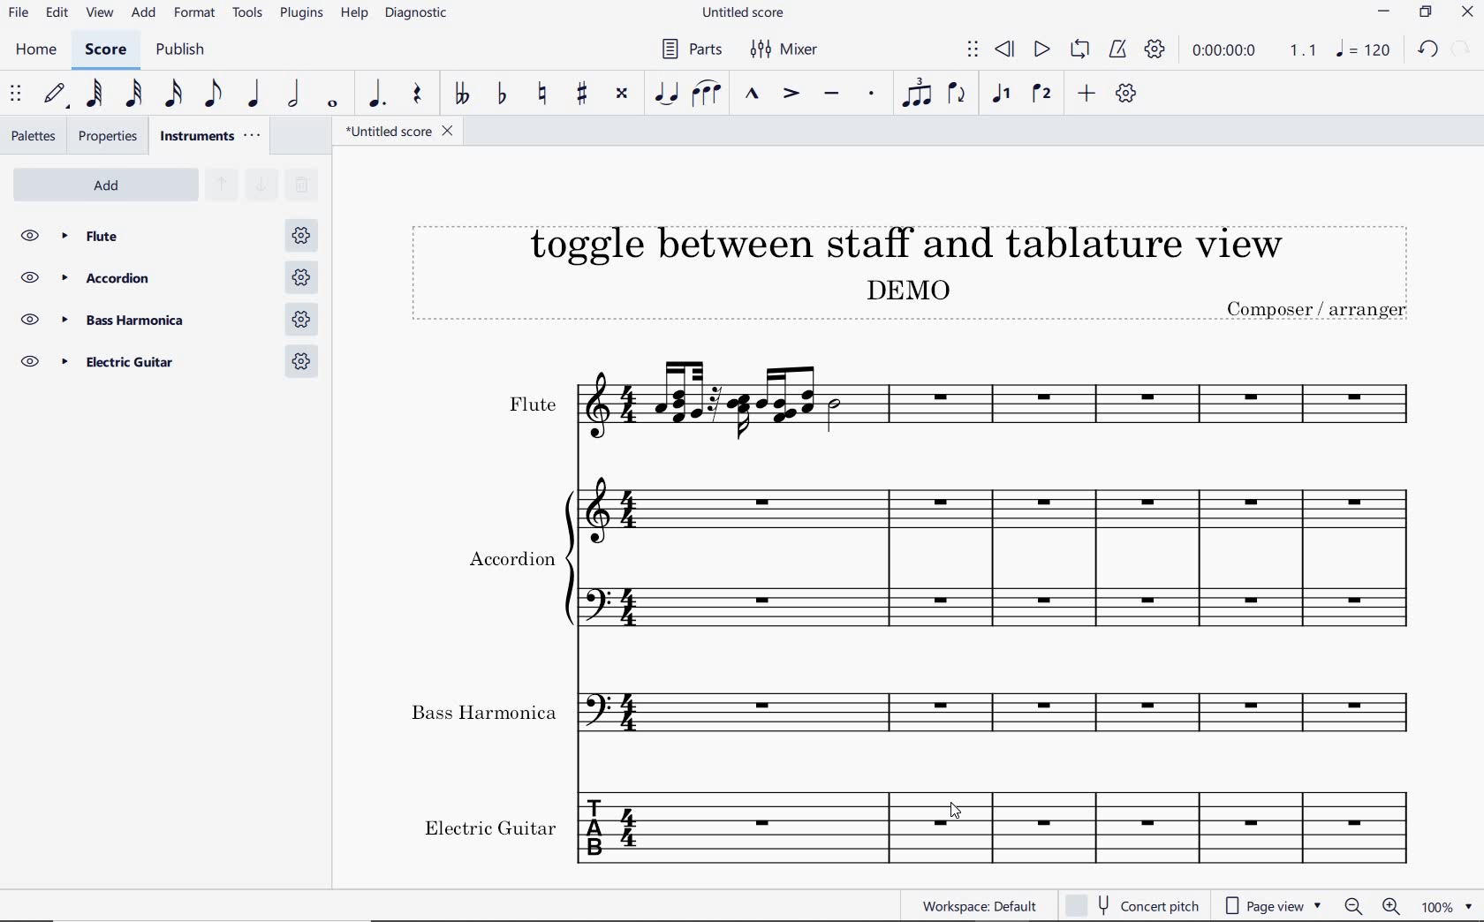 This screenshot has height=922, width=1484. What do you see at coordinates (164, 278) in the screenshot?
I see `accordion` at bounding box center [164, 278].